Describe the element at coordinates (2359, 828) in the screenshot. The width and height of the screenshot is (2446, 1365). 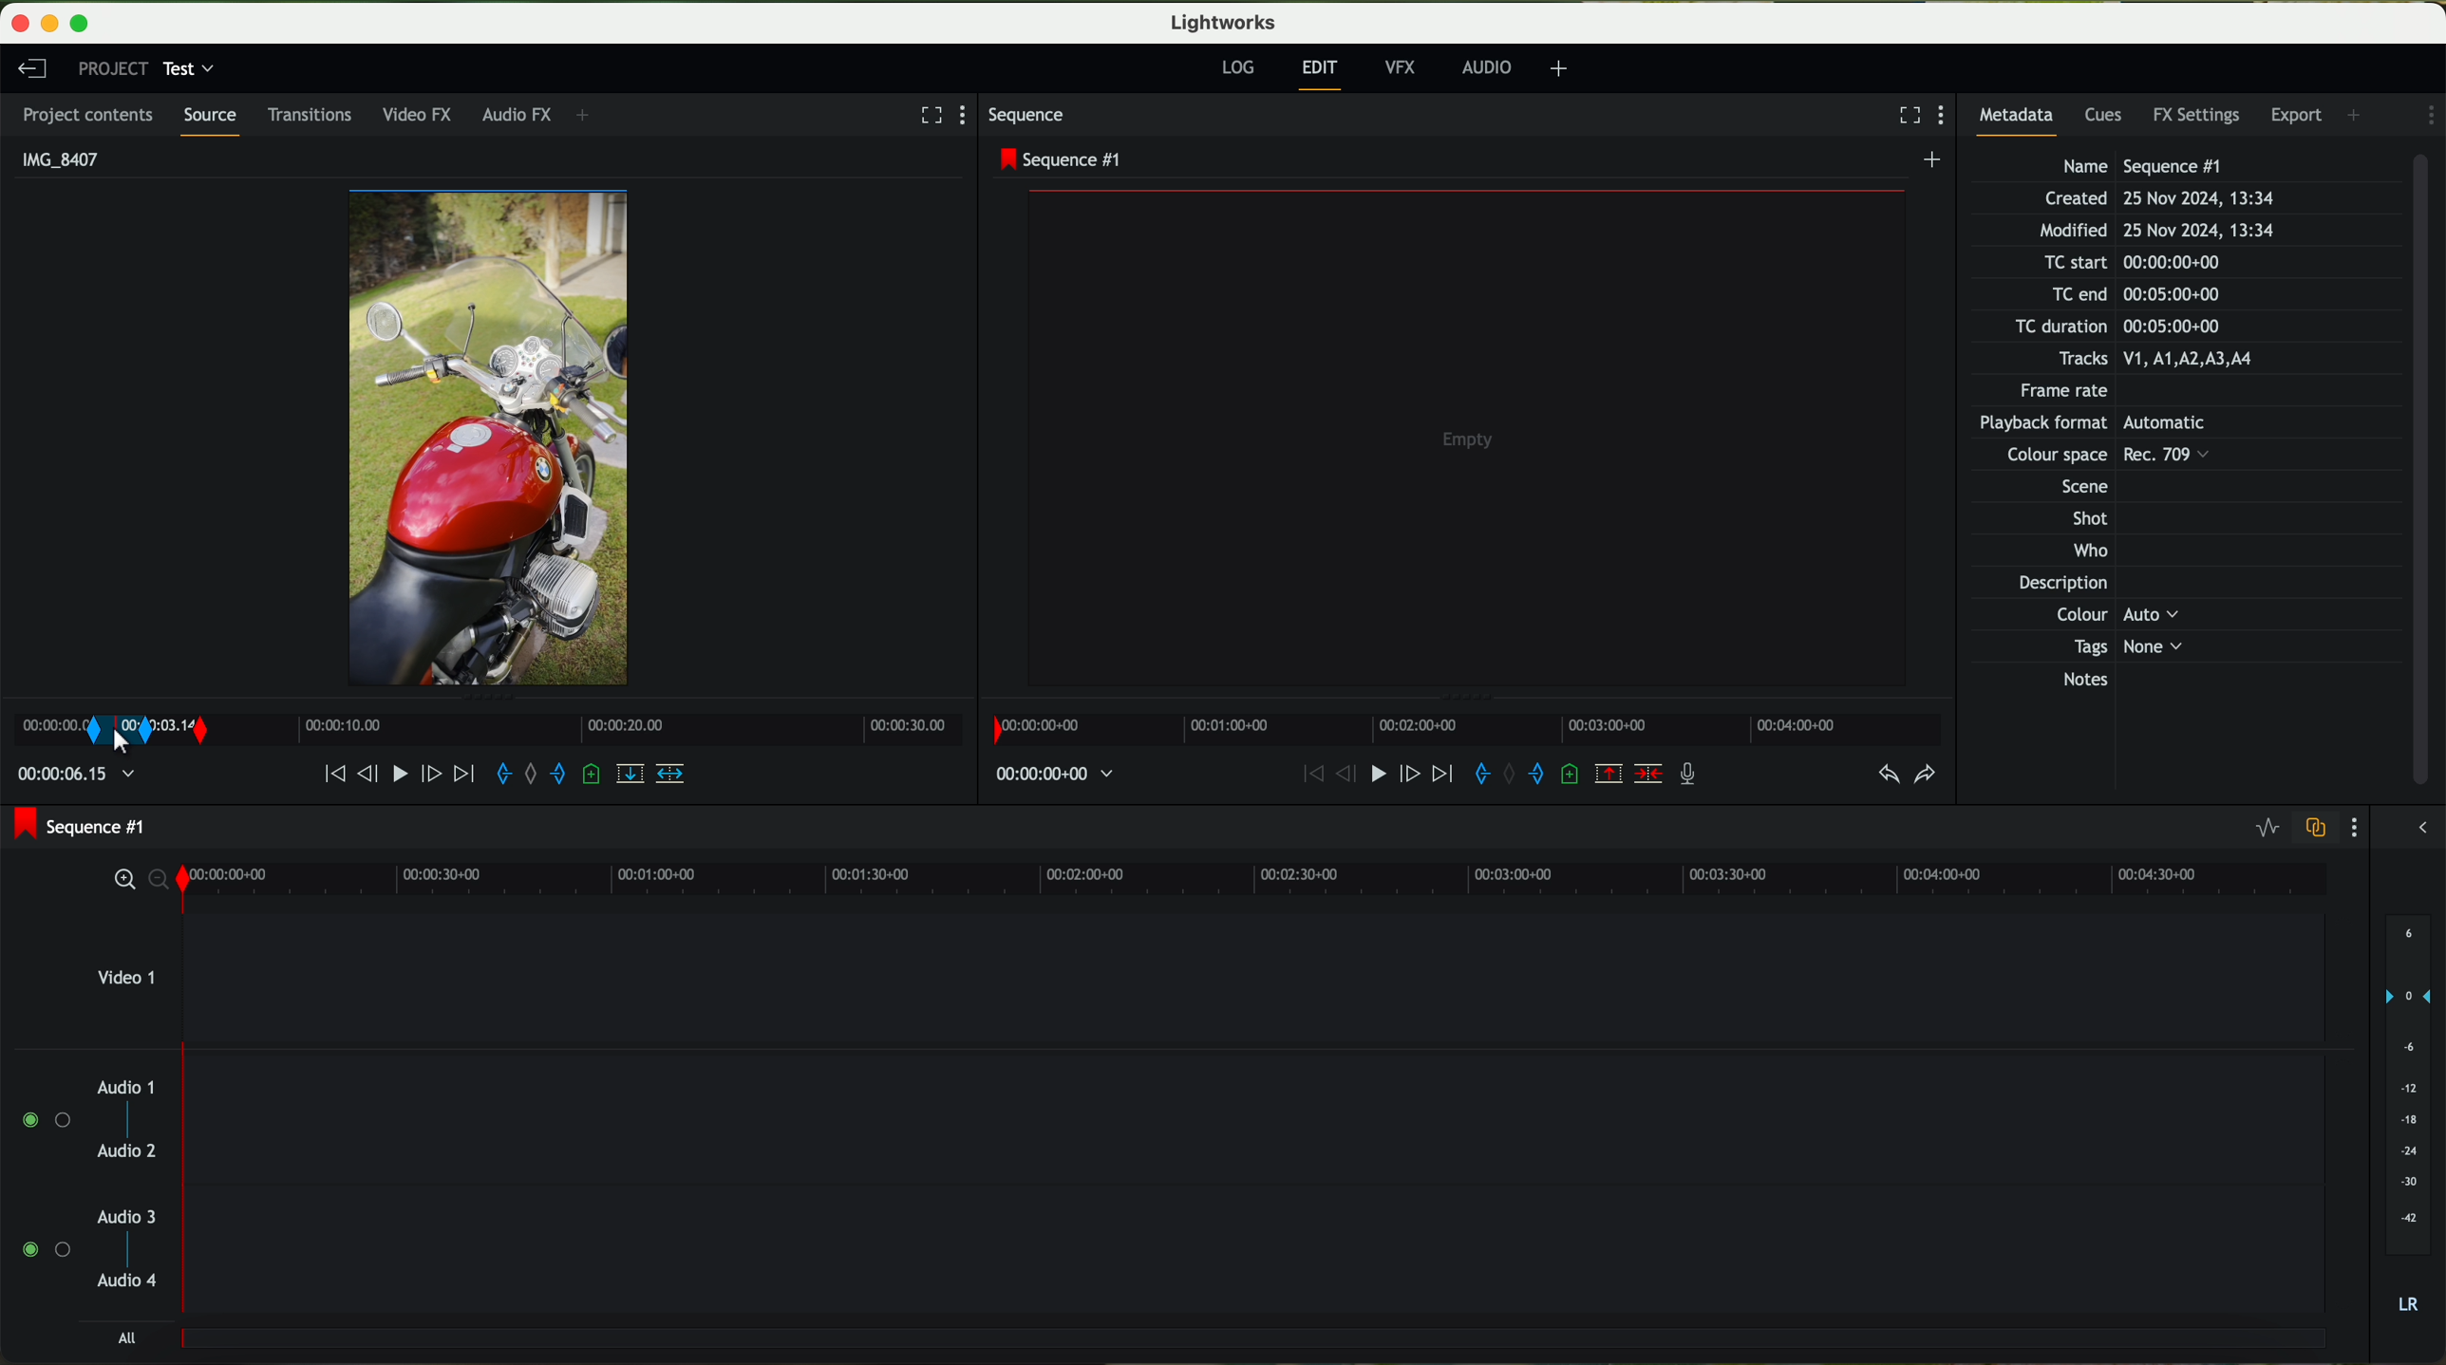
I see `show settings menu` at that location.